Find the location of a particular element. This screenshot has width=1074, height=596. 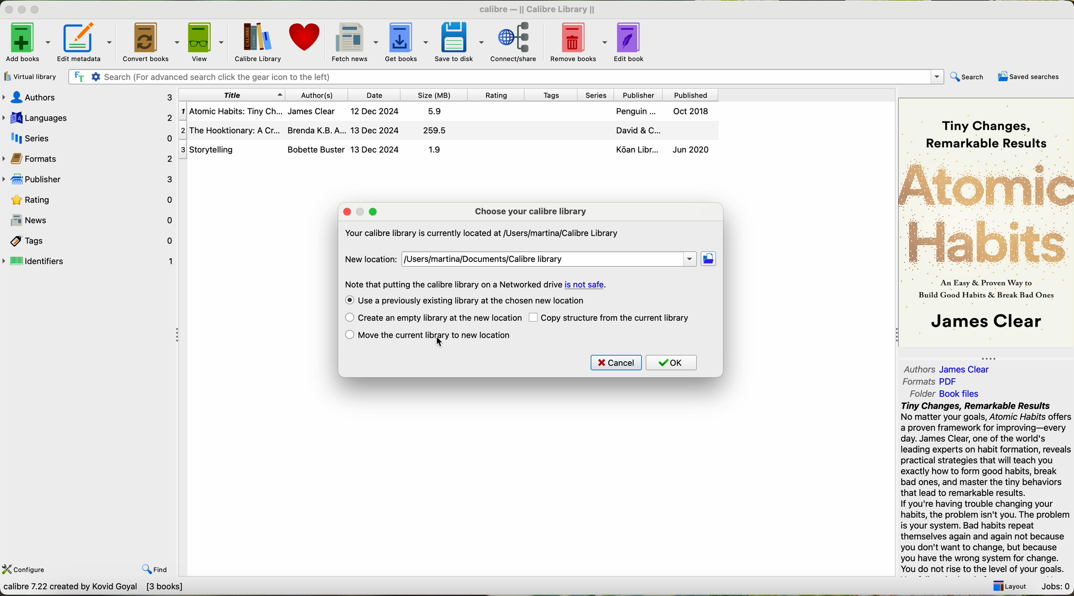

check box is located at coordinates (534, 318).